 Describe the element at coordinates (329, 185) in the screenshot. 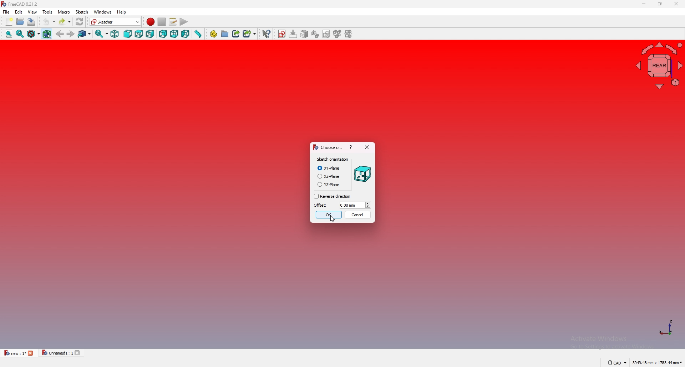

I see `YZ-plane` at that location.